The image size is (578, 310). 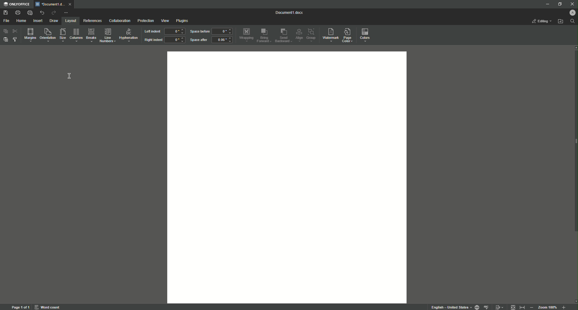 What do you see at coordinates (514, 307) in the screenshot?
I see `Fit to Width` at bounding box center [514, 307].